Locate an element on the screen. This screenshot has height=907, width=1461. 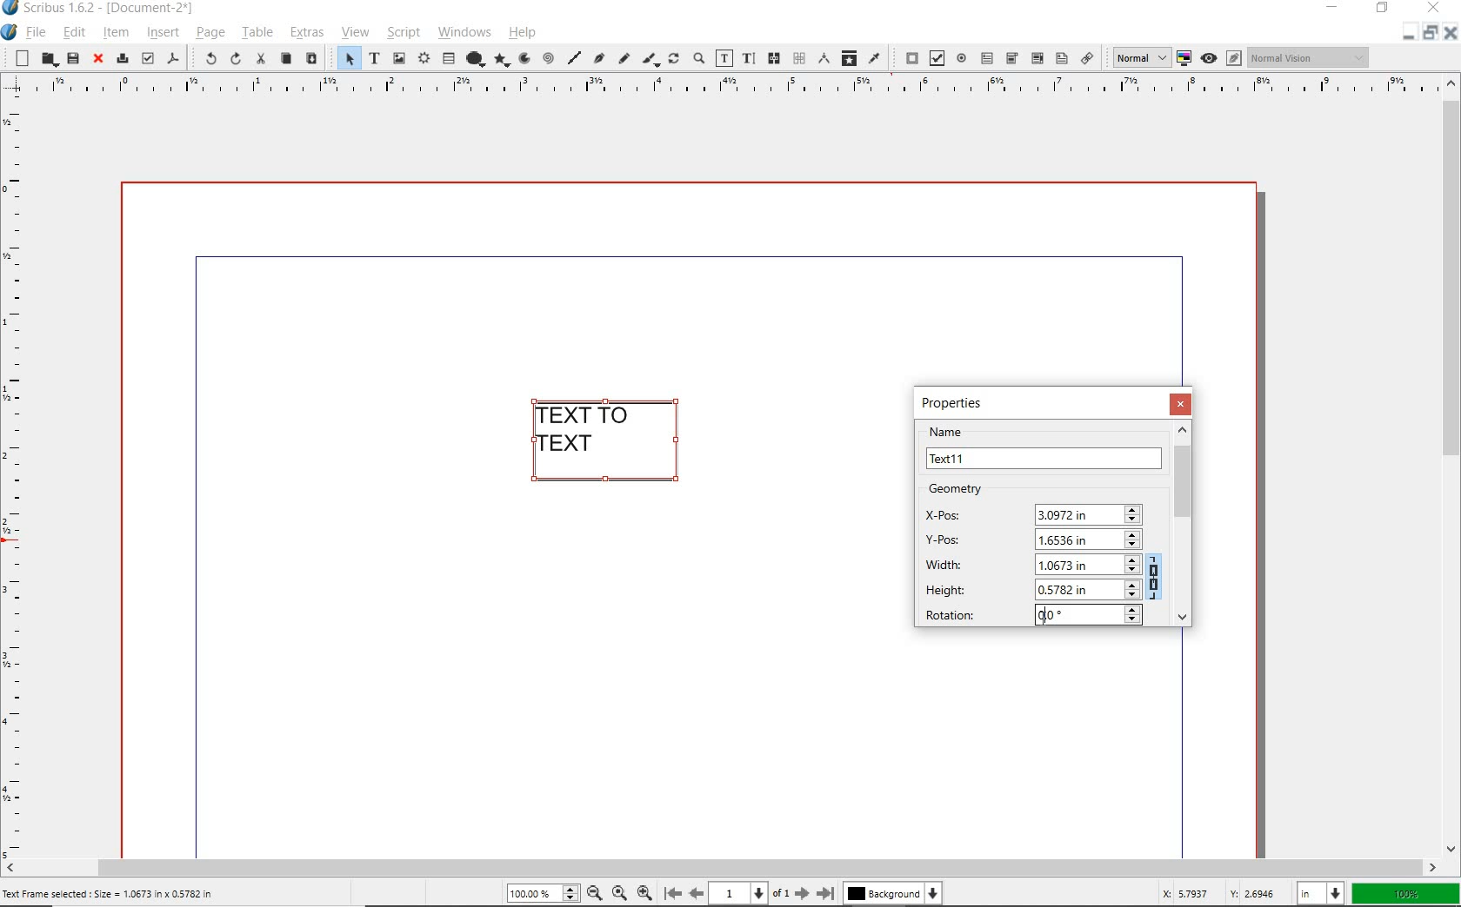
system name is located at coordinates (112, 9).